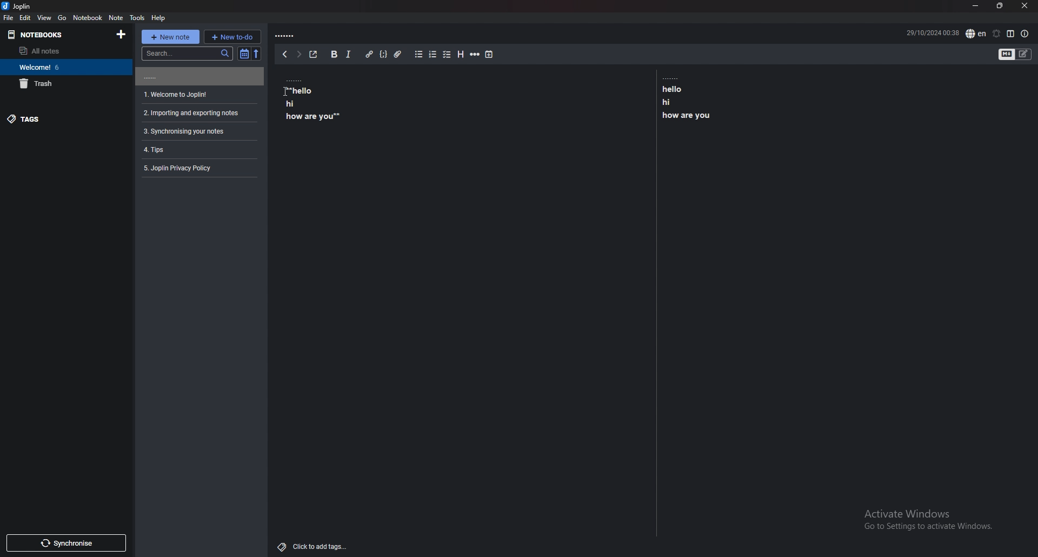  What do you see at coordinates (198, 95) in the screenshot?
I see `note` at bounding box center [198, 95].